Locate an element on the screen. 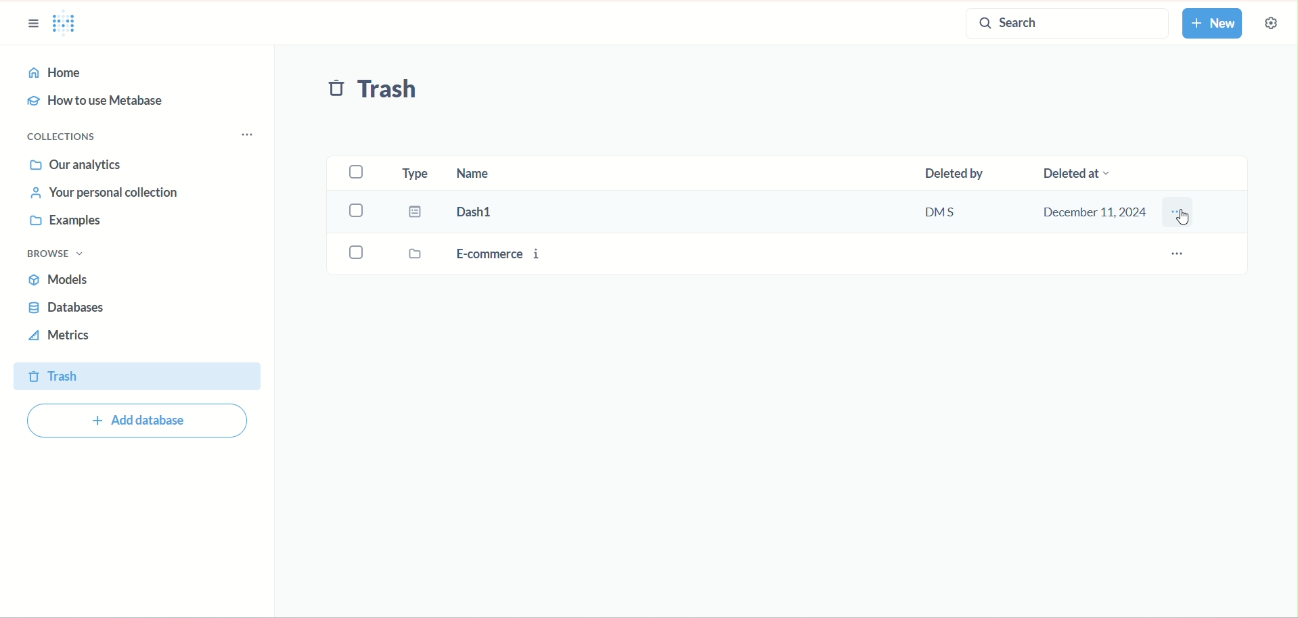  models is located at coordinates (62, 281).